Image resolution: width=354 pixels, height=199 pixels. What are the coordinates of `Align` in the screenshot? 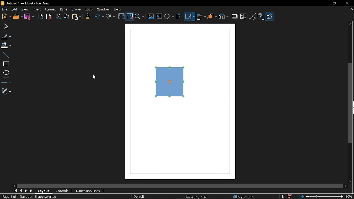 It's located at (201, 17).